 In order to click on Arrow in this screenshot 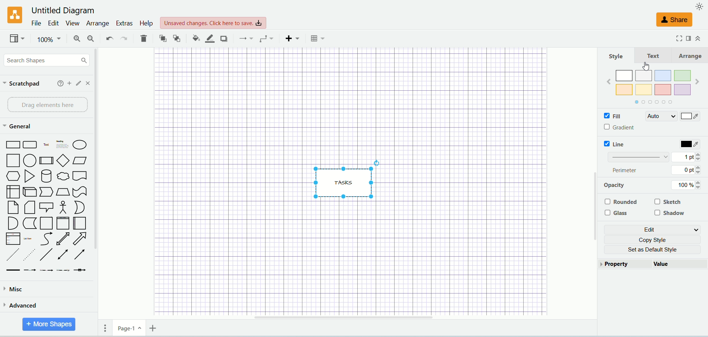, I will do `click(80, 239)`.